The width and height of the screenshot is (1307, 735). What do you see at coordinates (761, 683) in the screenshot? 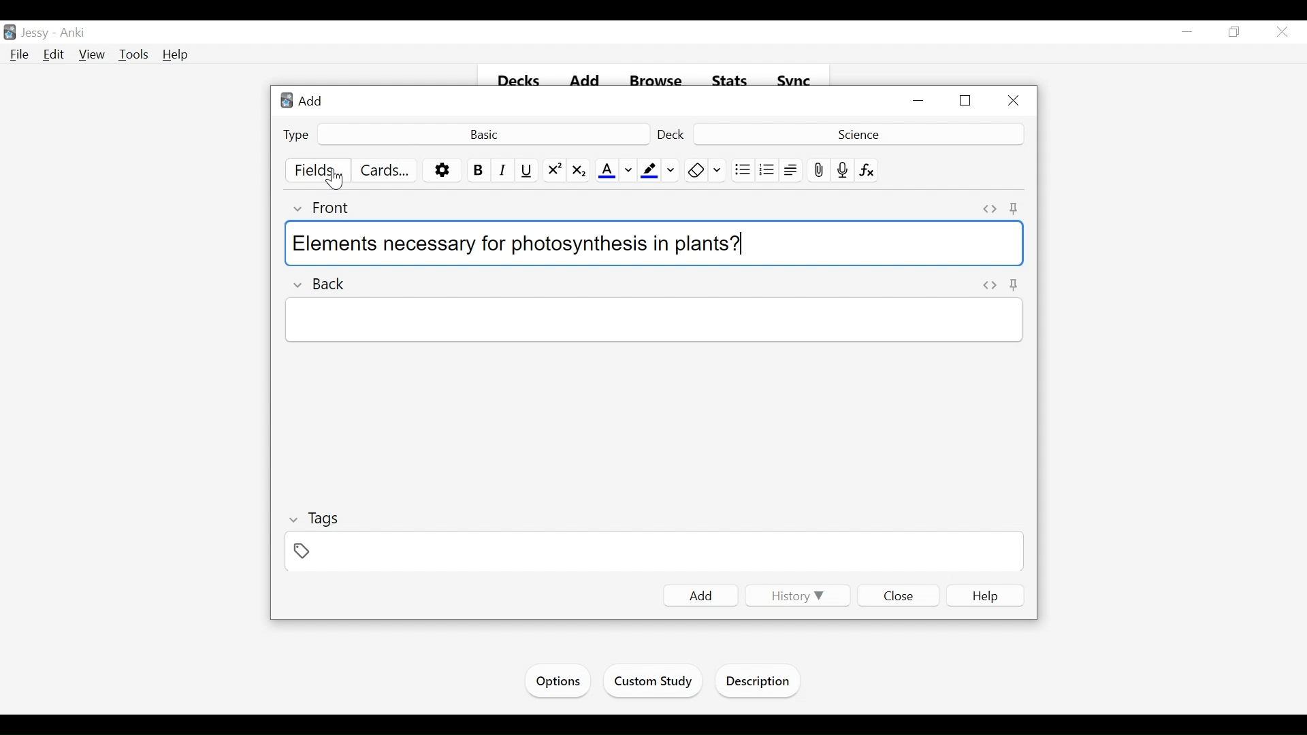
I see `Description` at bounding box center [761, 683].